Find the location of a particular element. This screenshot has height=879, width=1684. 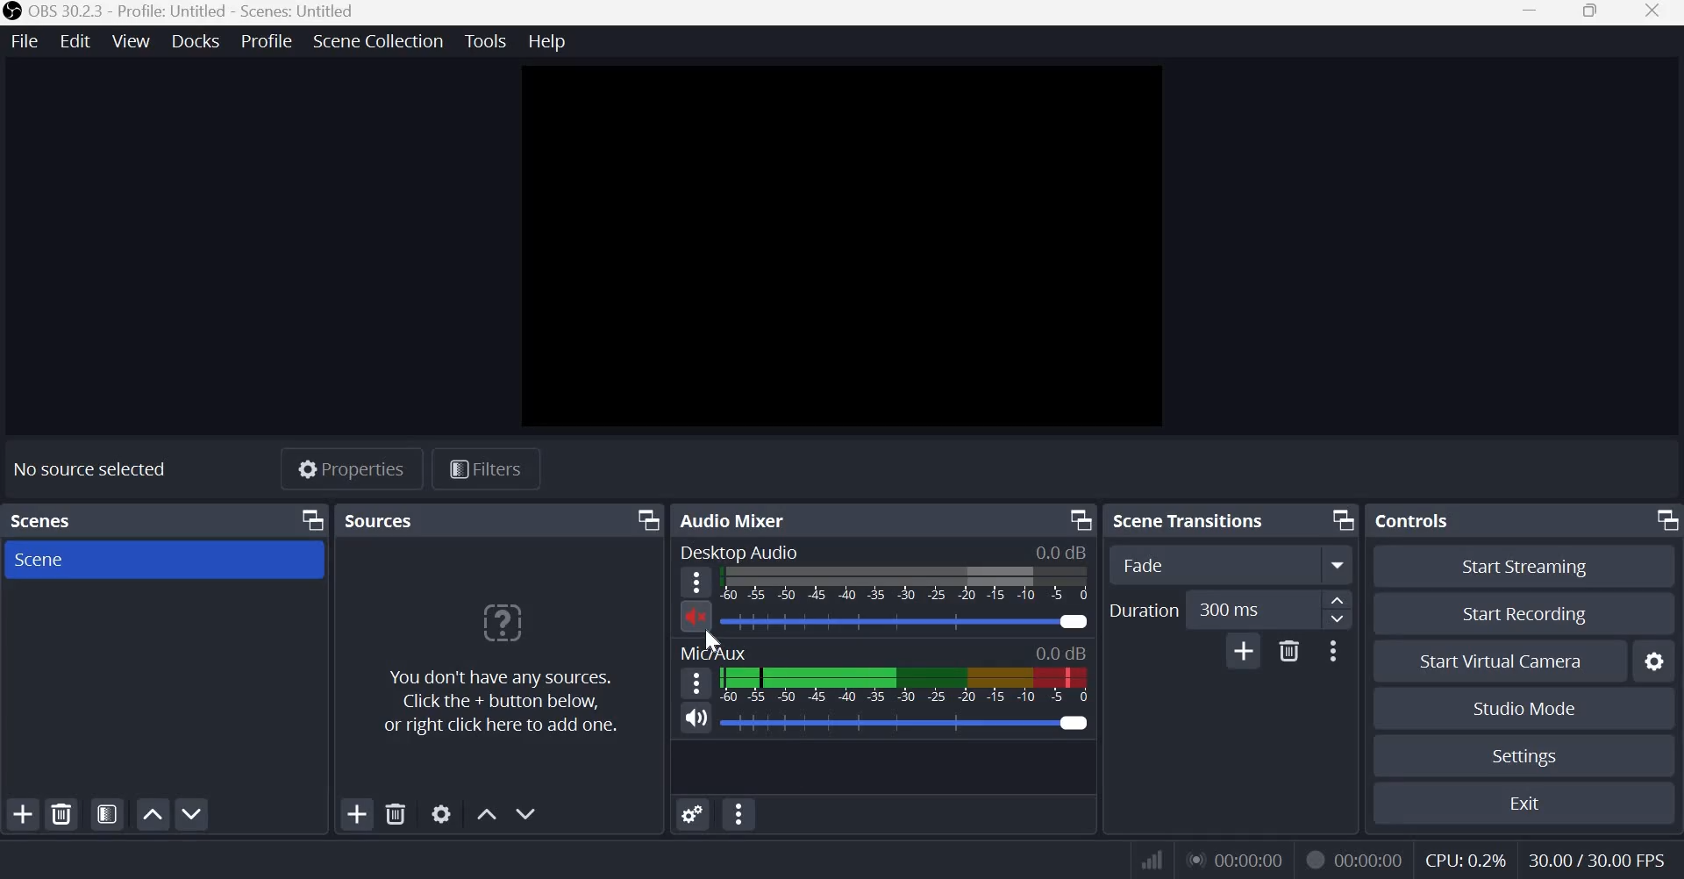

Scene is located at coordinates (47, 560).